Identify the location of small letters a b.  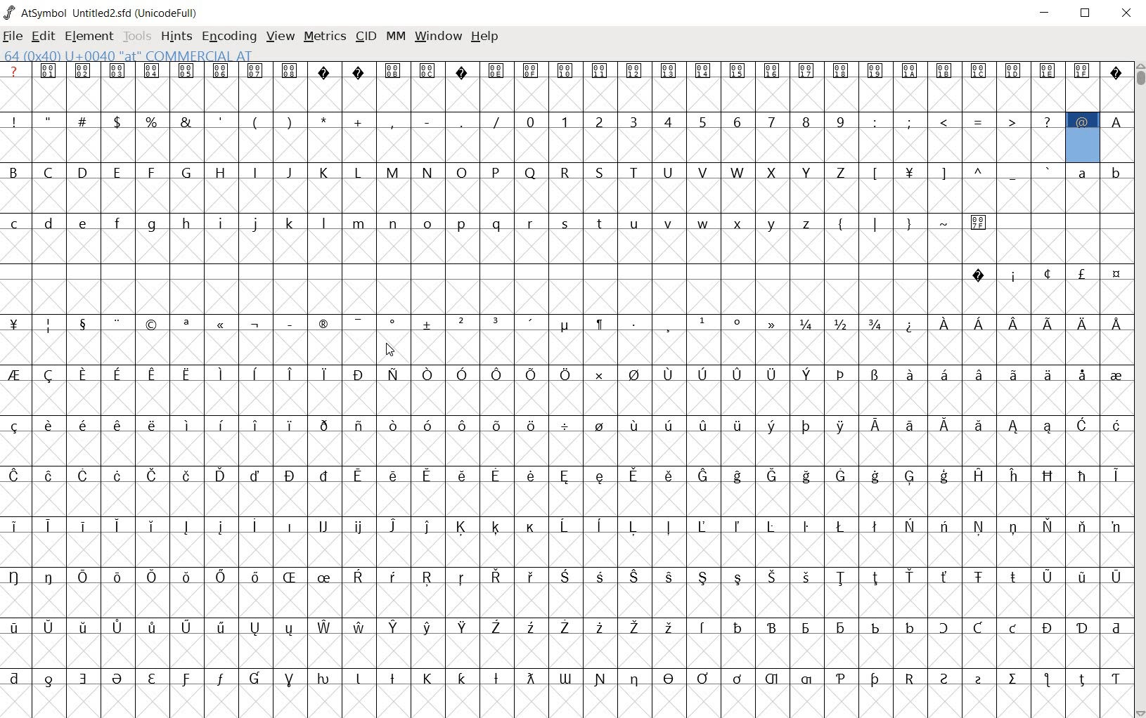
(1100, 171).